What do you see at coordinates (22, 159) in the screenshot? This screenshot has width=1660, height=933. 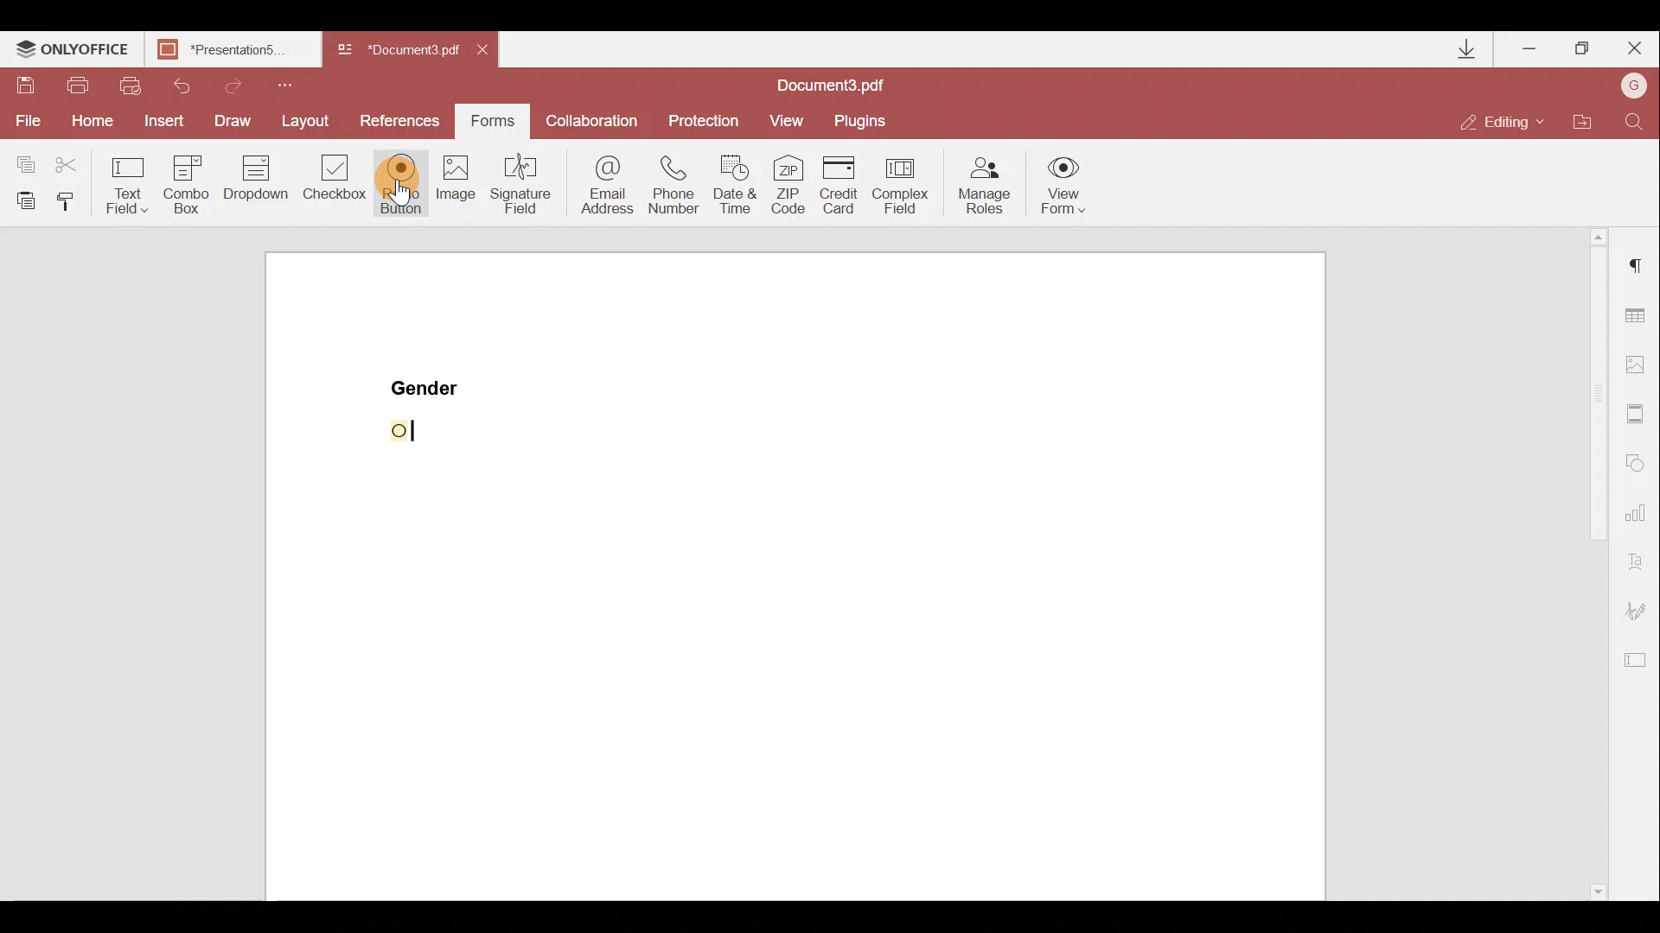 I see `Copy` at bounding box center [22, 159].